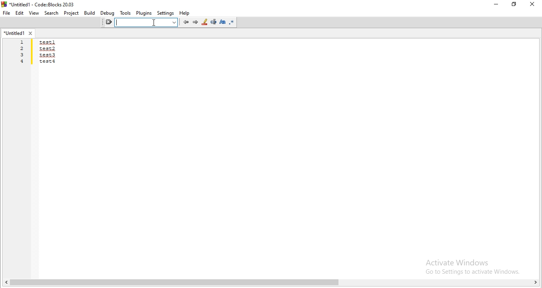 Image resolution: width=542 pixels, height=288 pixels. Describe the element at coordinates (146, 22) in the screenshot. I see `search highlighted` at that location.